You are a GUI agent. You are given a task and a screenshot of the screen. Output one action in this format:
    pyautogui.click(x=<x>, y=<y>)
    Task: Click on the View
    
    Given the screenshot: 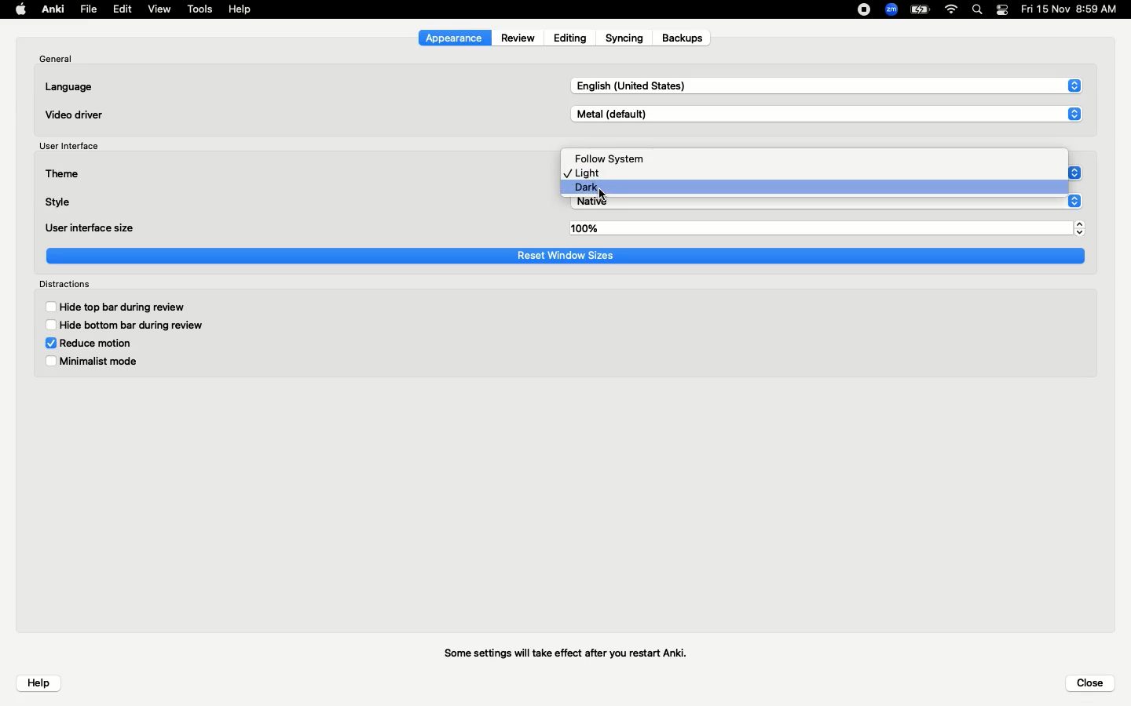 What is the action you would take?
    pyautogui.click(x=160, y=8)
    